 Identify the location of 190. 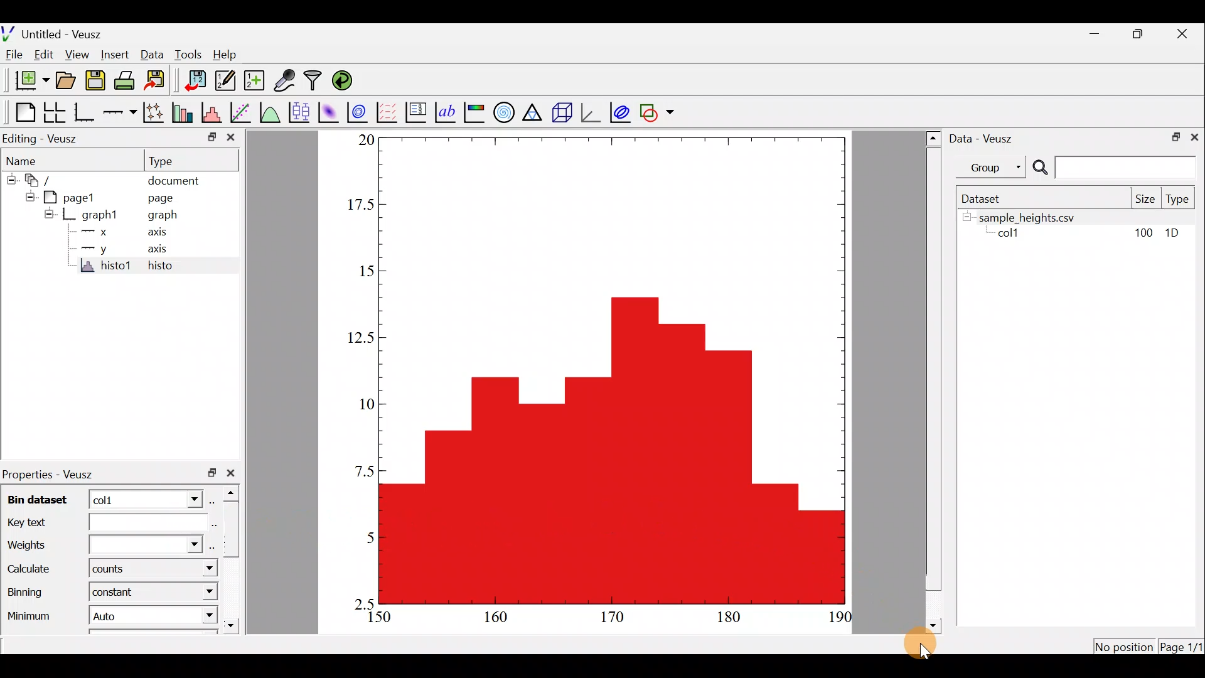
(841, 618).